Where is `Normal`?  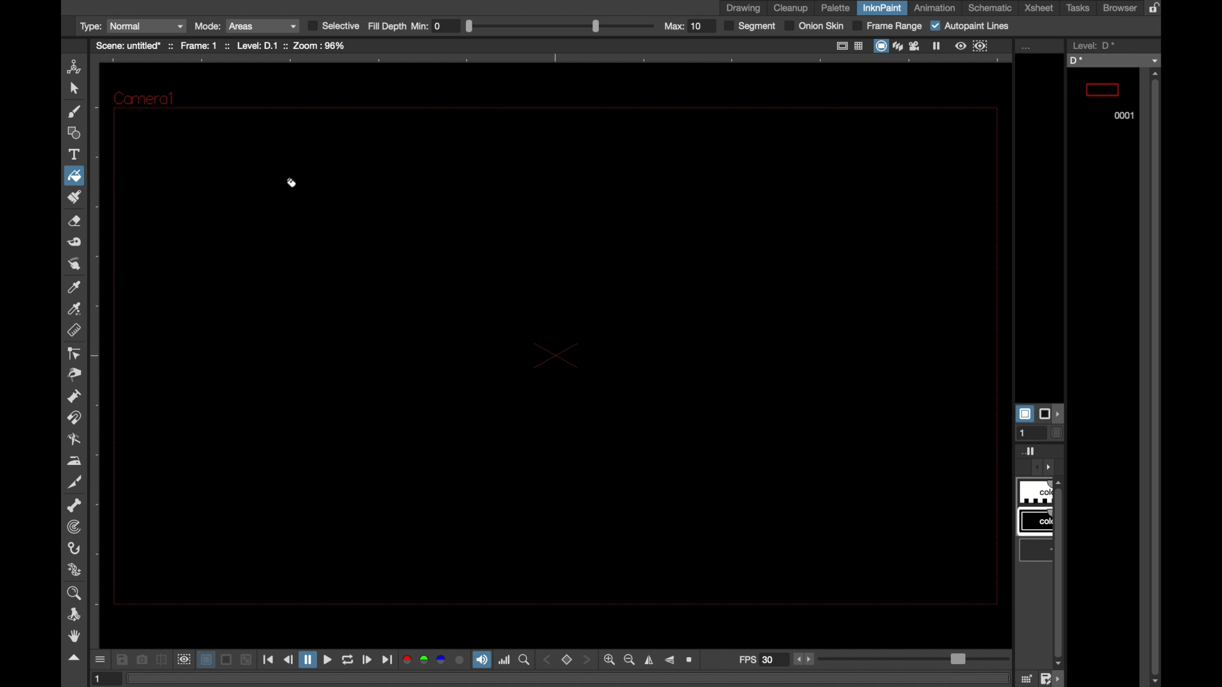
Normal is located at coordinates (148, 25).